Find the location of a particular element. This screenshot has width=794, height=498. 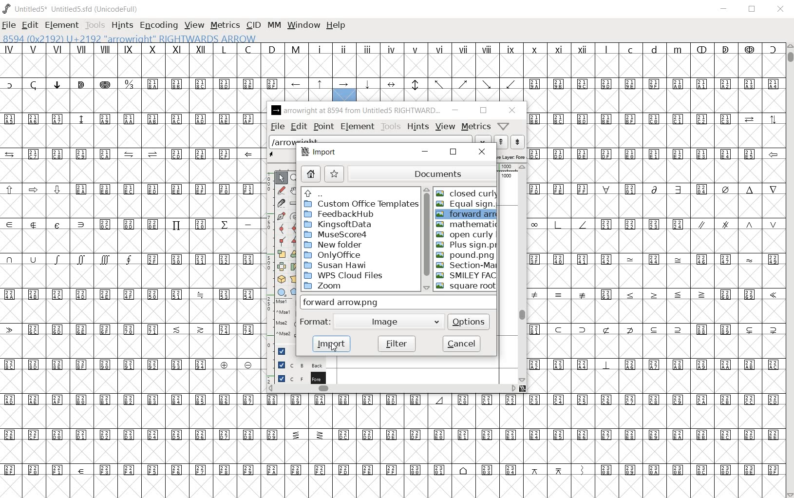

format is located at coordinates (315, 322).